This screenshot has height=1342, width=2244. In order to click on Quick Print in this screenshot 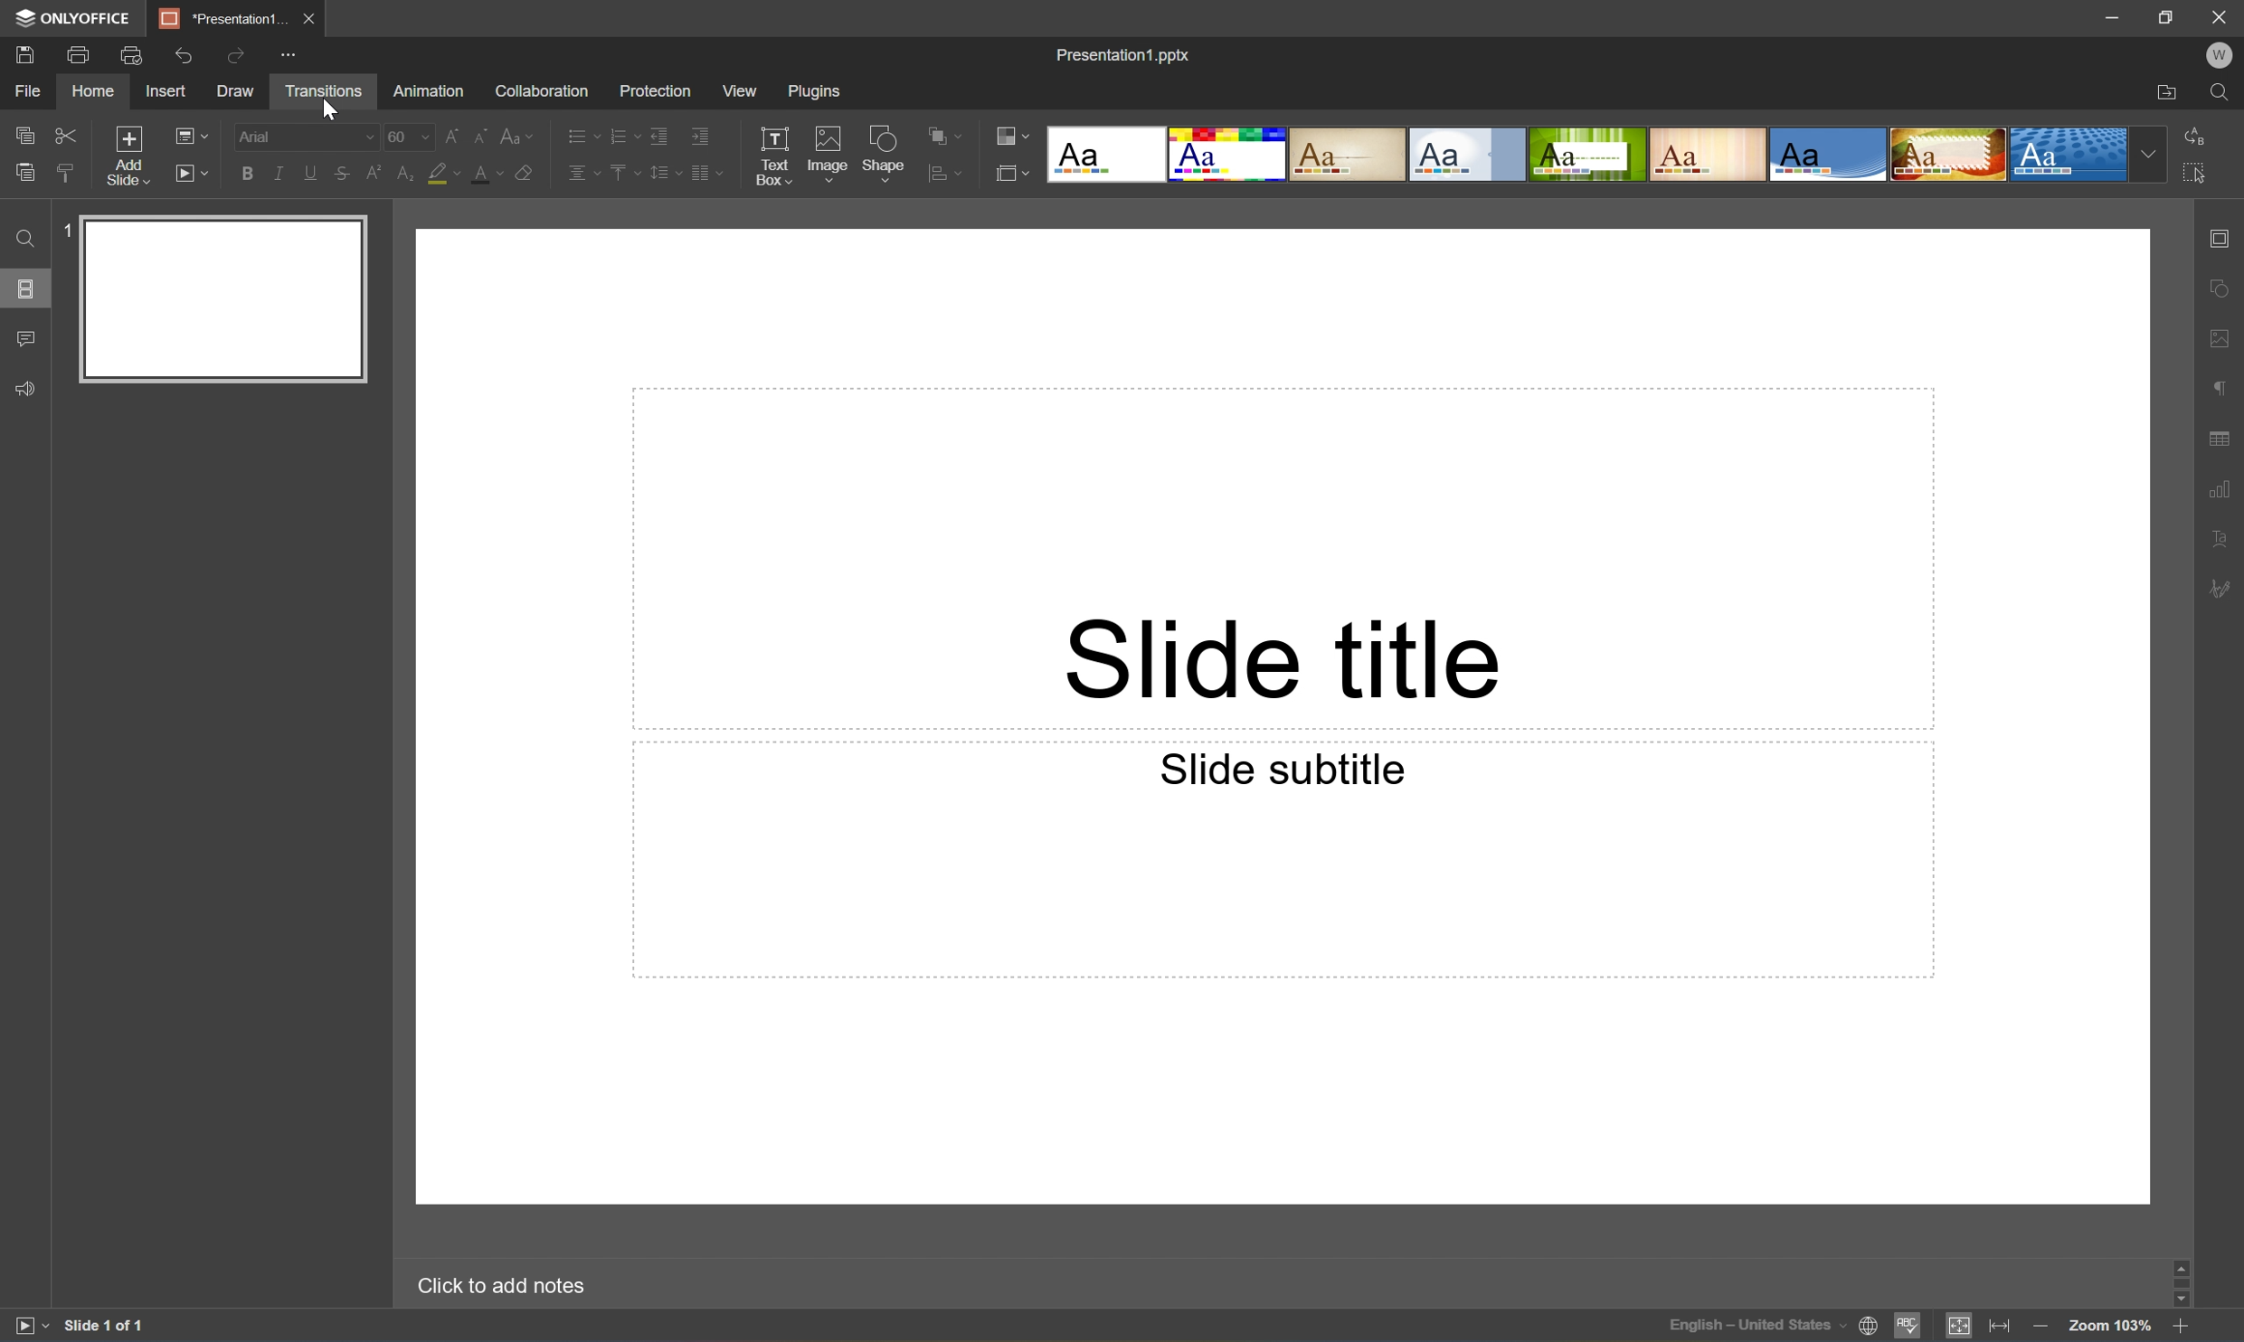, I will do `click(135, 53)`.